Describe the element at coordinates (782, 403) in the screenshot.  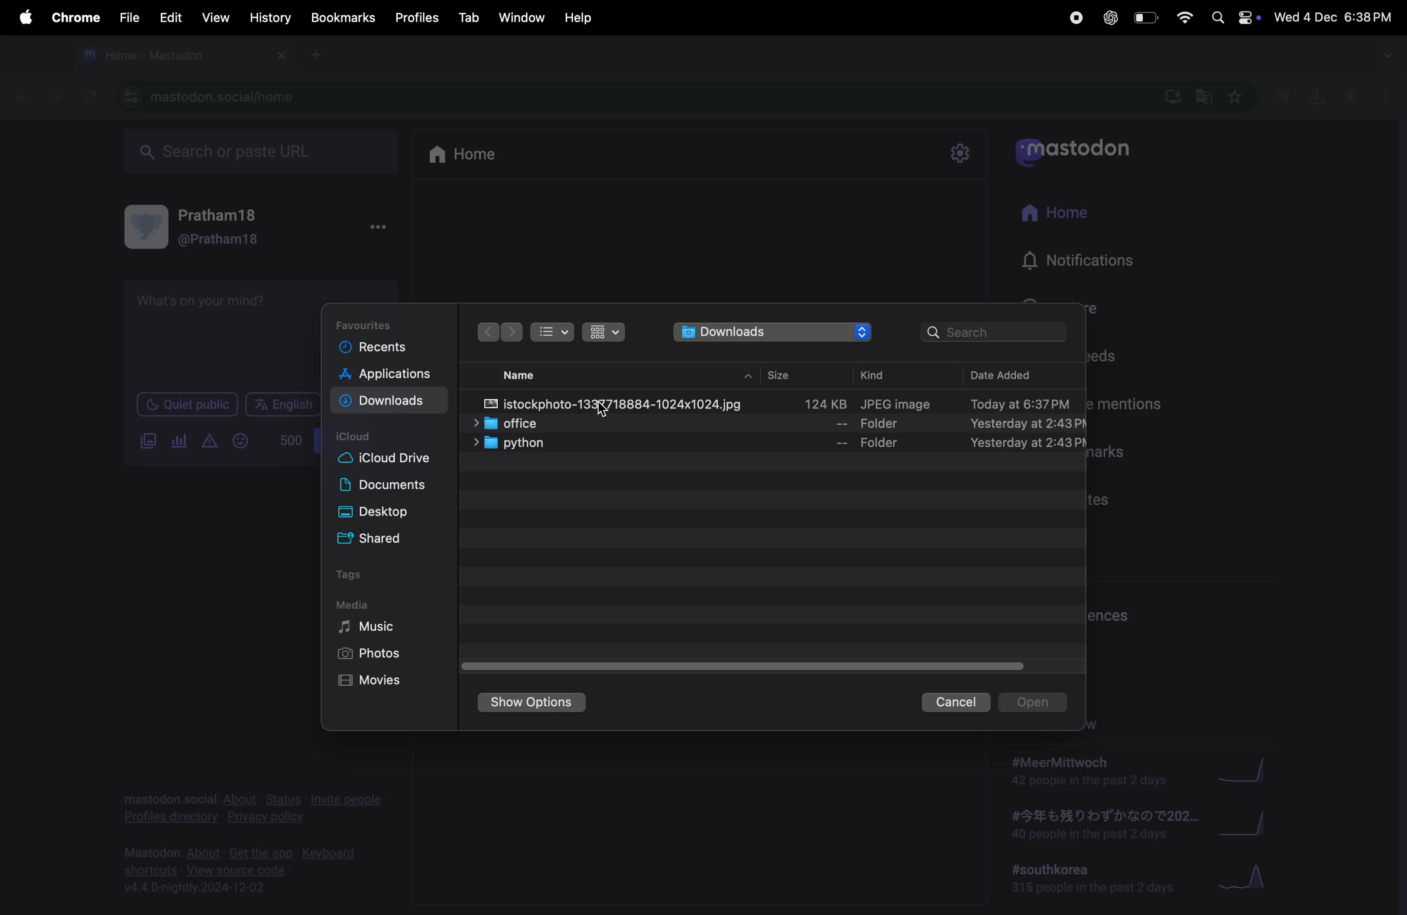
I see `photo` at that location.